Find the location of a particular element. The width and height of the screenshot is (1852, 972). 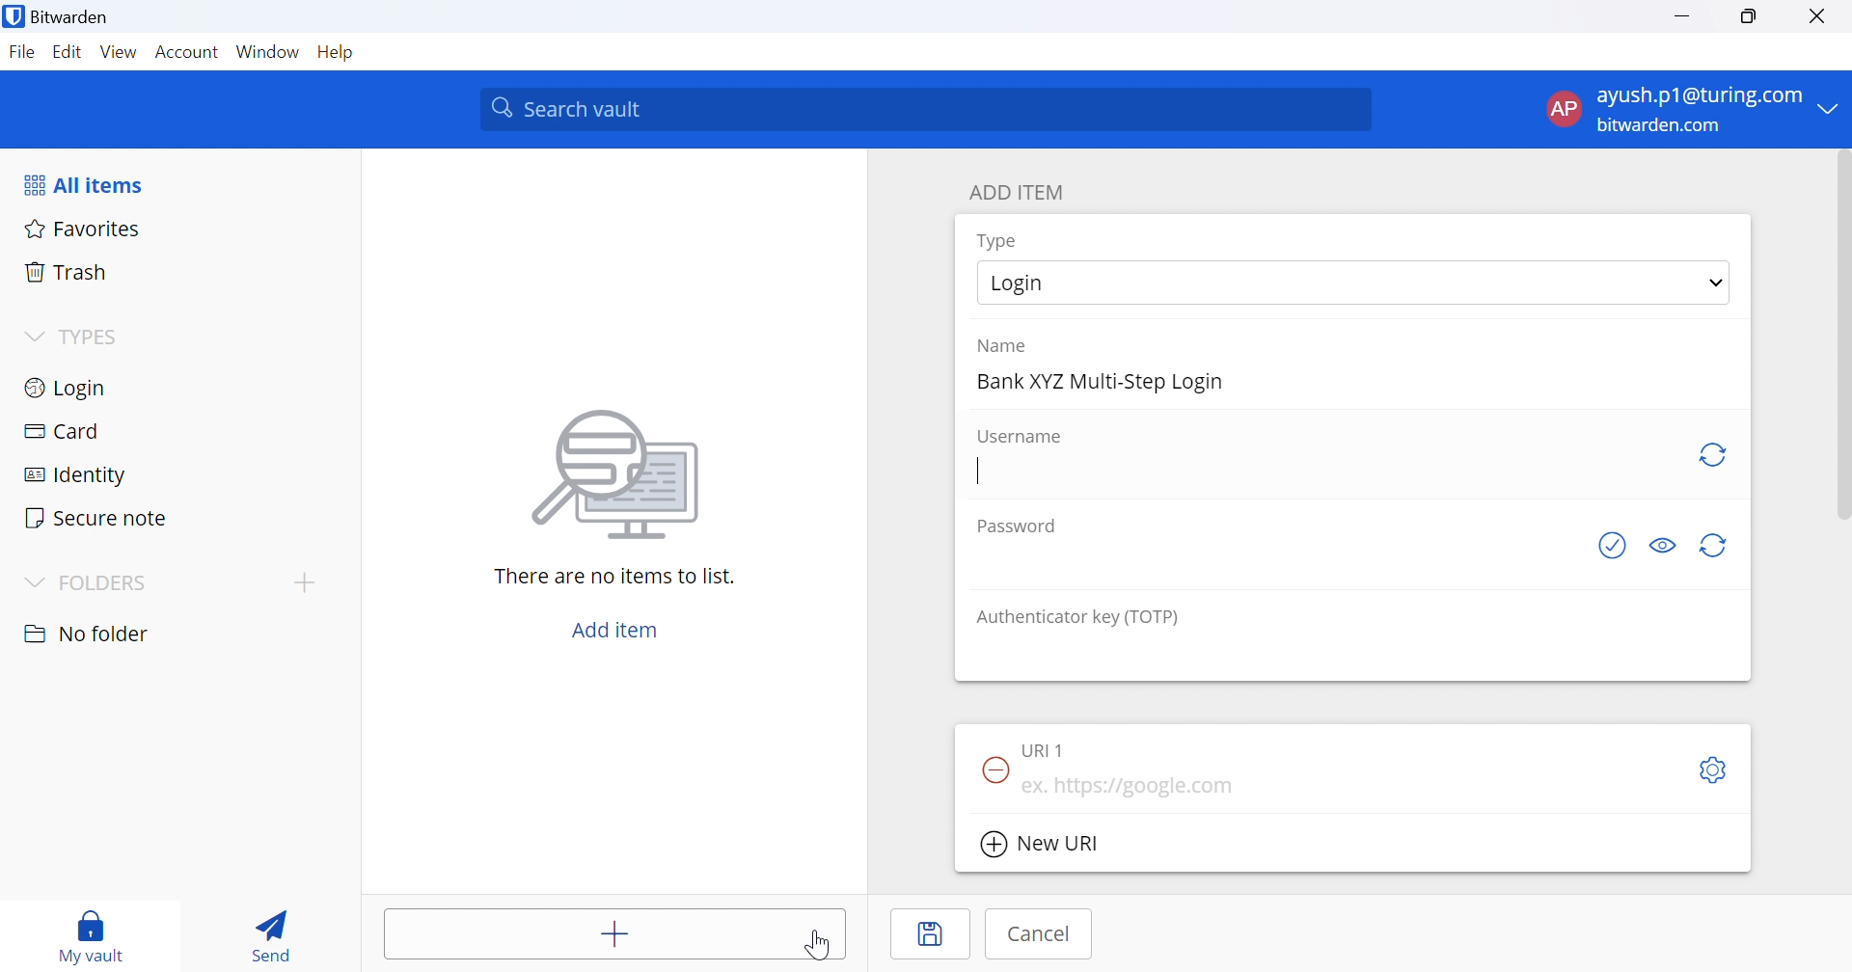

FOLDERS is located at coordinates (113, 583).